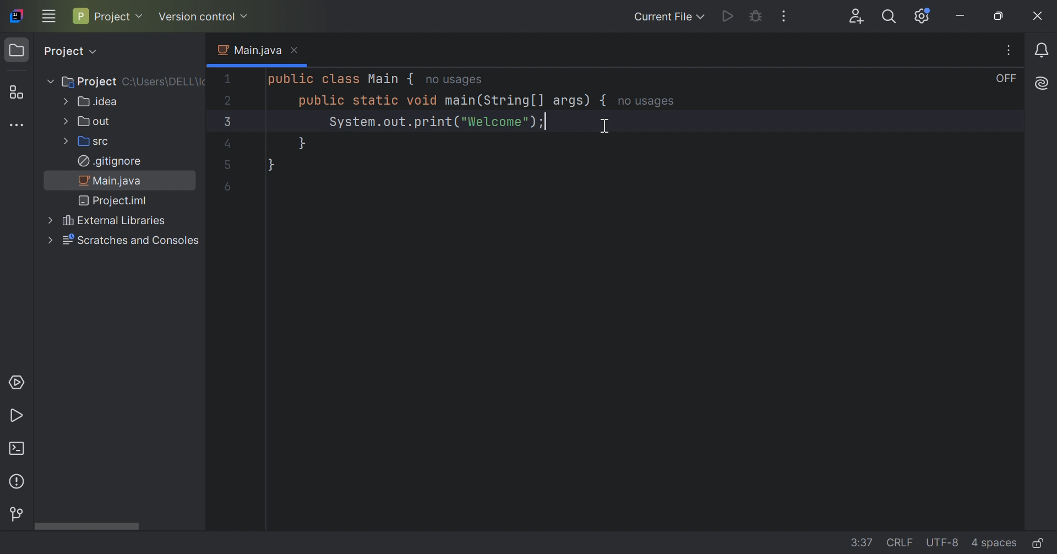 The height and width of the screenshot is (554, 1057). What do you see at coordinates (945, 542) in the screenshot?
I see `UTF-8` at bounding box center [945, 542].